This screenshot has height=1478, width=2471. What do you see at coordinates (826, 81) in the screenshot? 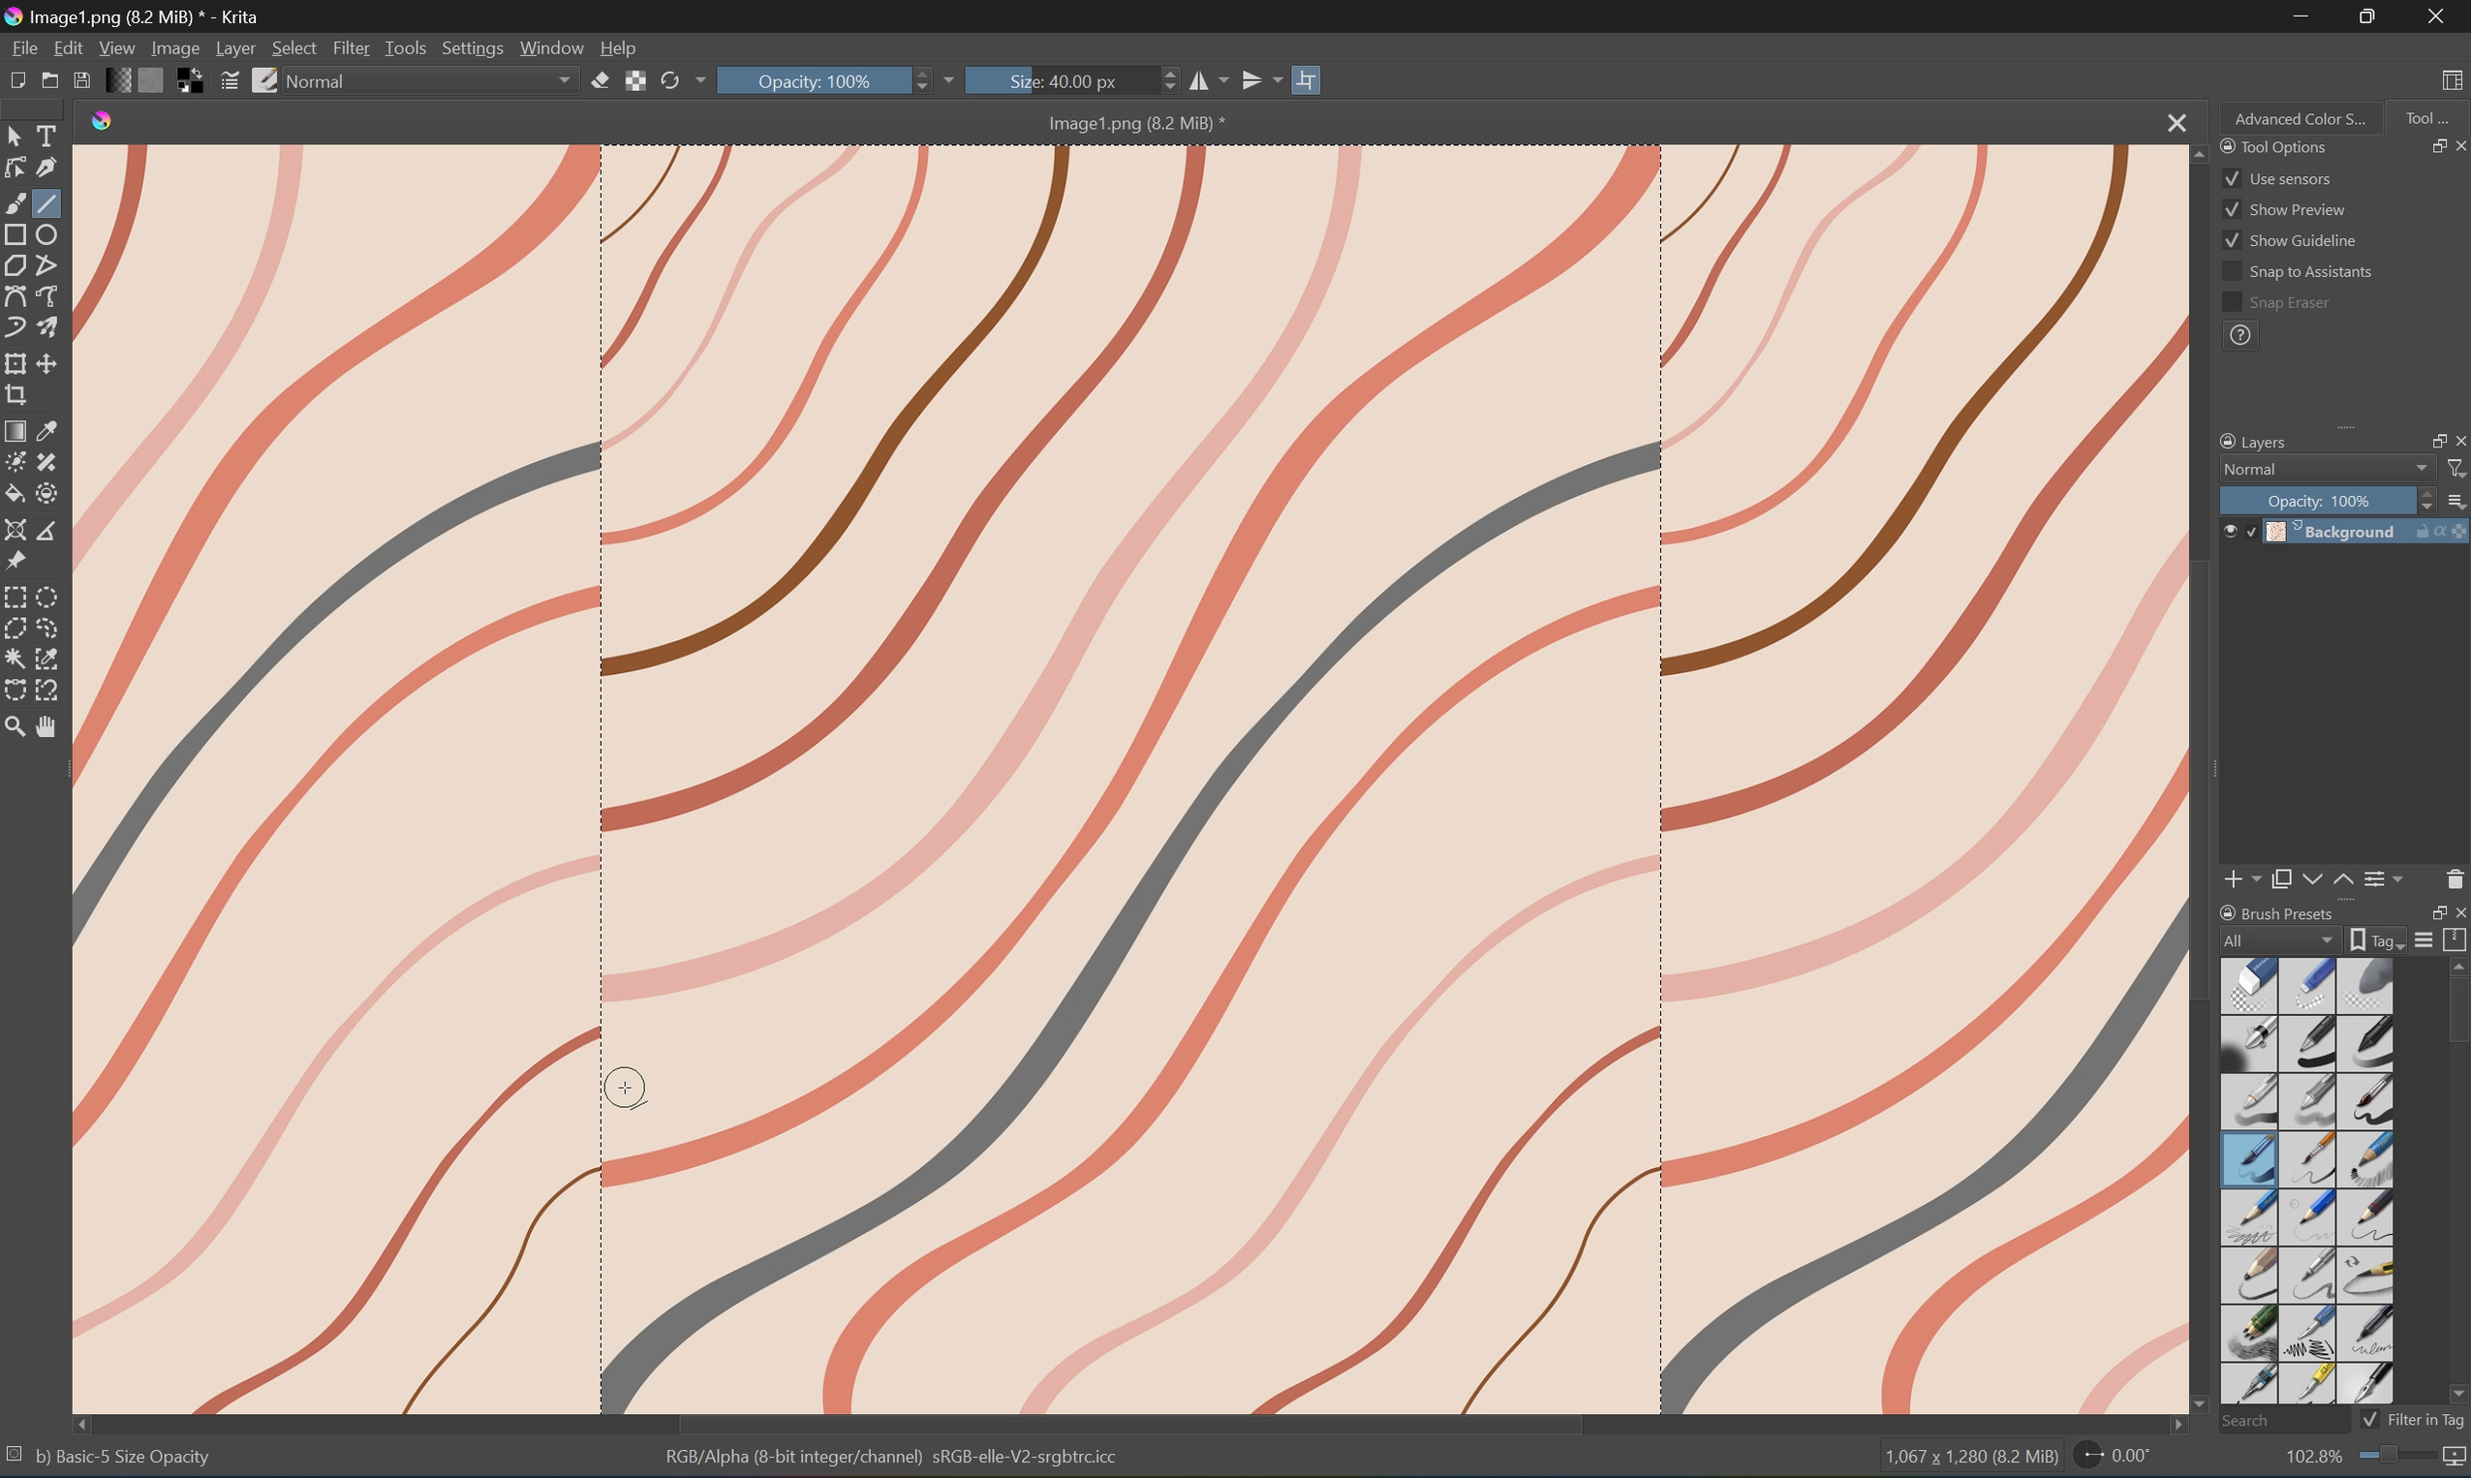
I see `Opacity: 100%` at bounding box center [826, 81].